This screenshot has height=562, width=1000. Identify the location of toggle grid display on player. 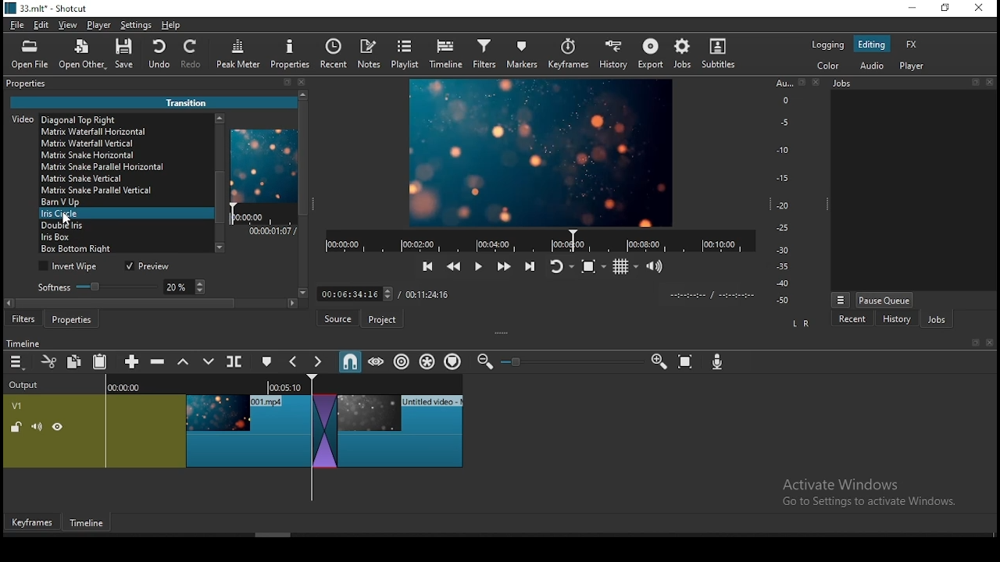
(627, 265).